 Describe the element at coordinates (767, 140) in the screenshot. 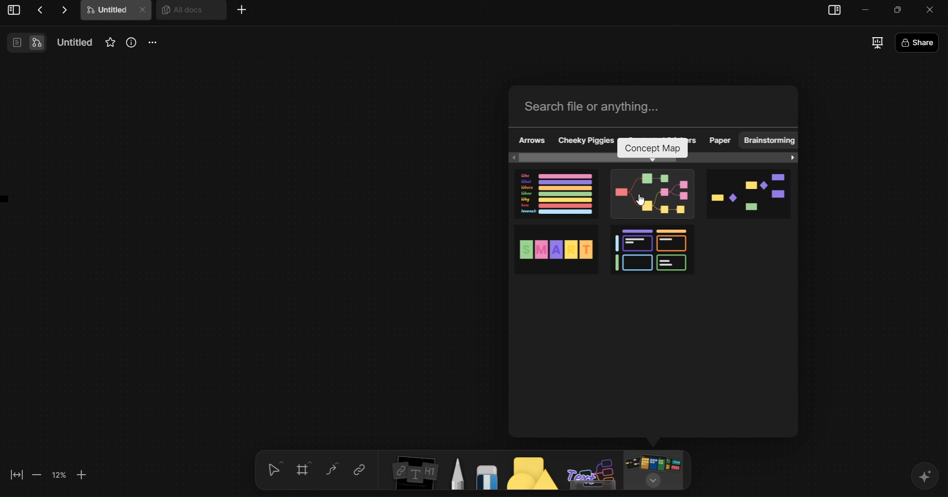

I see `Brainstorming` at that location.